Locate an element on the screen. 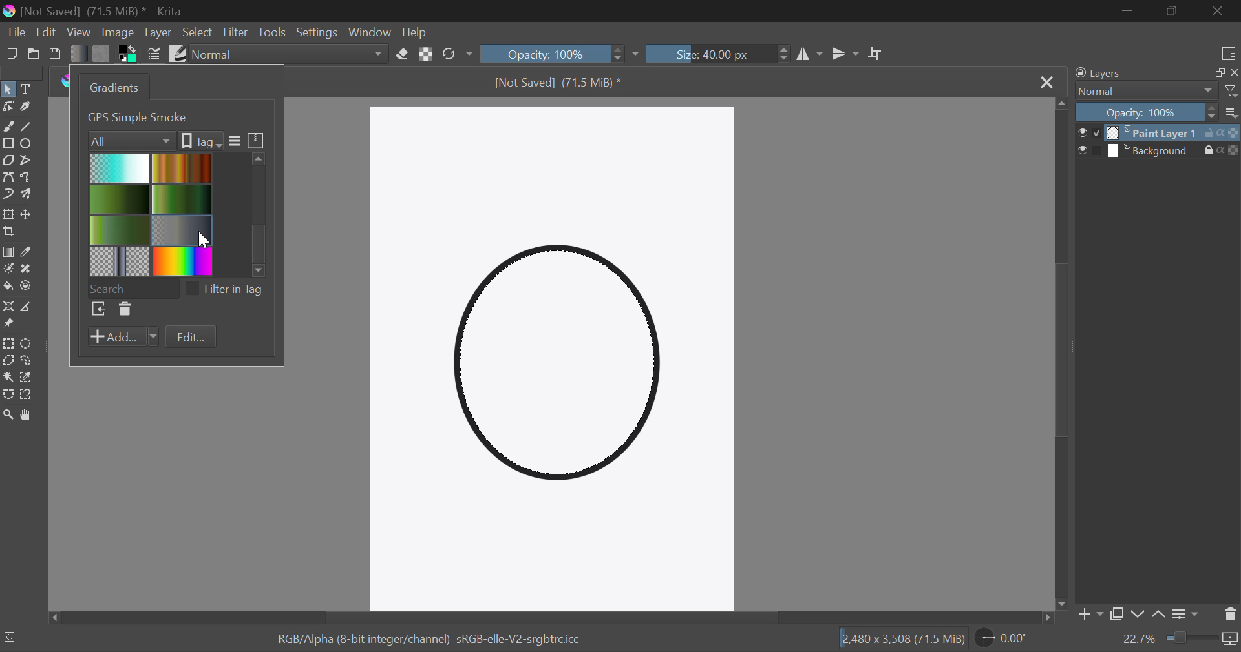 The width and height of the screenshot is (1241, 652). View is located at coordinates (78, 33).